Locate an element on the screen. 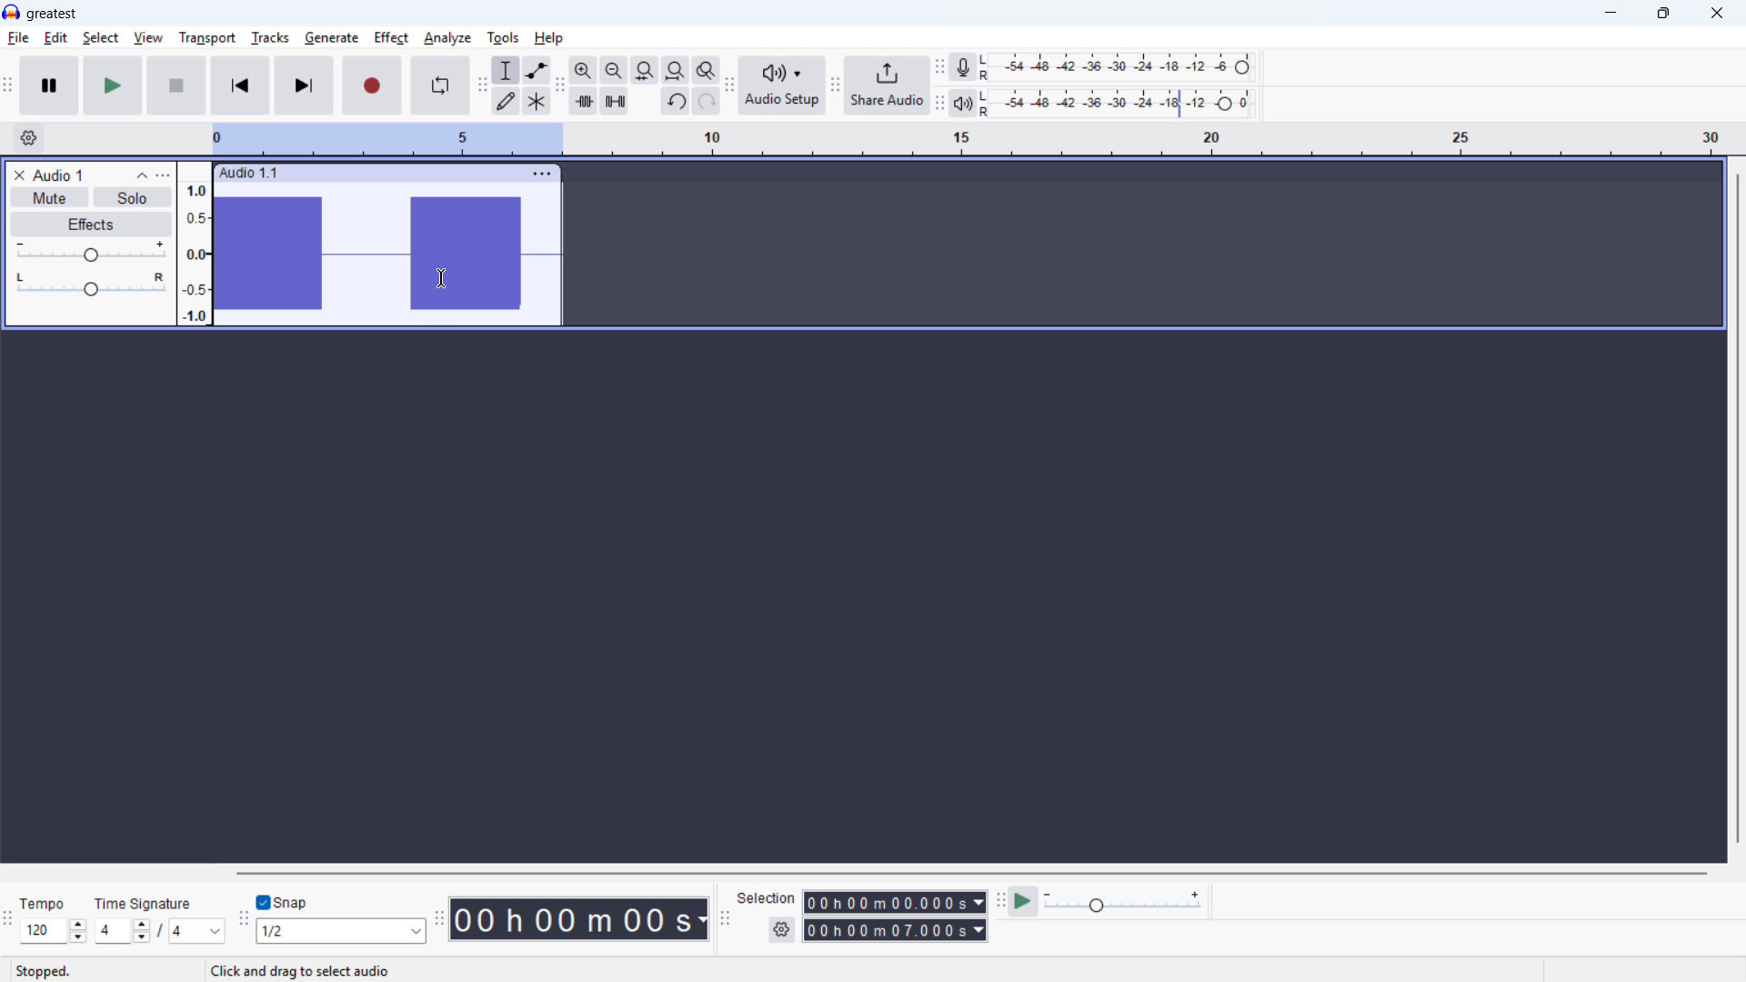 This screenshot has width=1746, height=982. selection is located at coordinates (767, 898).